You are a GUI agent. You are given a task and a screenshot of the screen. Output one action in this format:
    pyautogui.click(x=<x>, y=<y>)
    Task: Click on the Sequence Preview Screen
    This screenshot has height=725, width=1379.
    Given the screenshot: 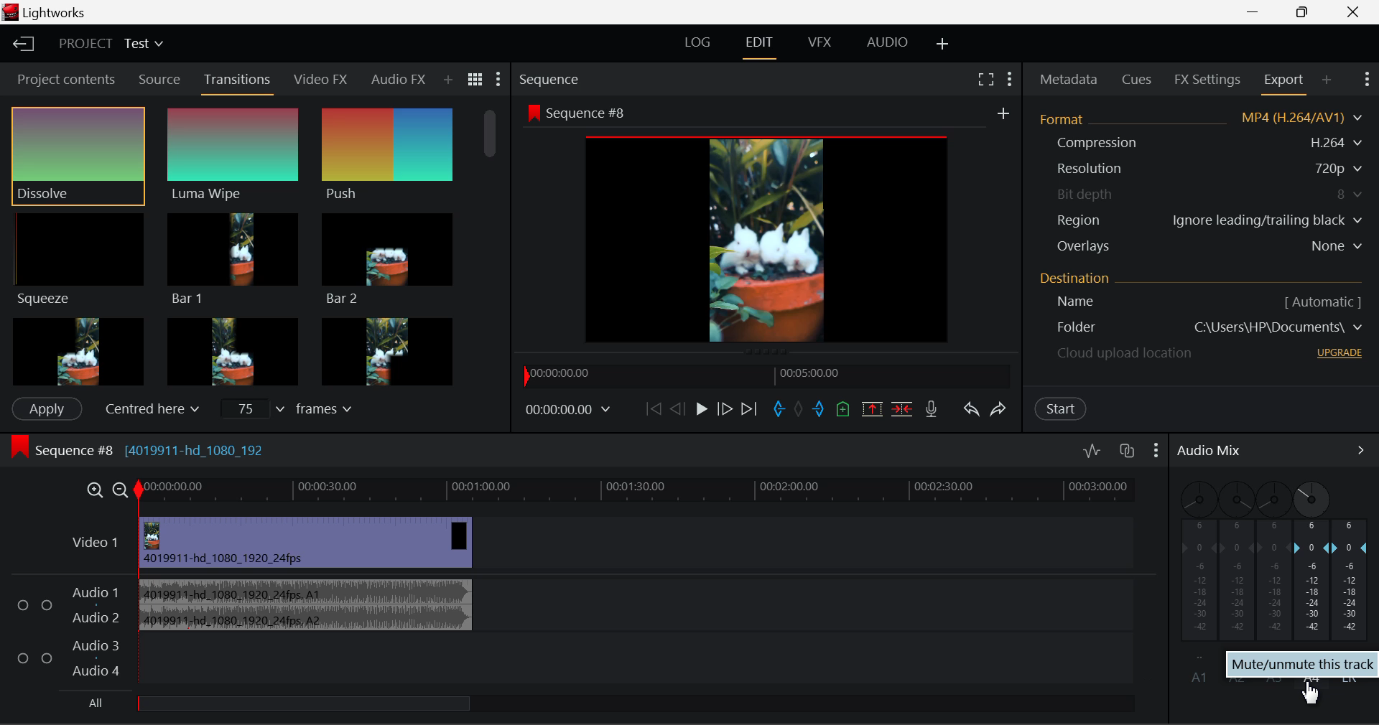 What is the action you would take?
    pyautogui.click(x=769, y=225)
    